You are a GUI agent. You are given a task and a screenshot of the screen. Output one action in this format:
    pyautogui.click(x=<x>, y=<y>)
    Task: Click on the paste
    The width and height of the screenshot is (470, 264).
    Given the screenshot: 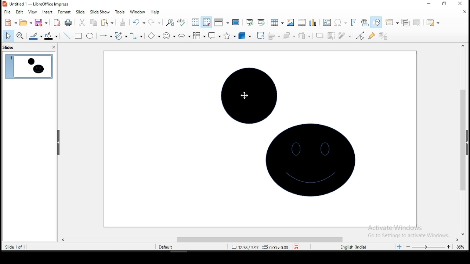 What is the action you would take?
    pyautogui.click(x=107, y=23)
    